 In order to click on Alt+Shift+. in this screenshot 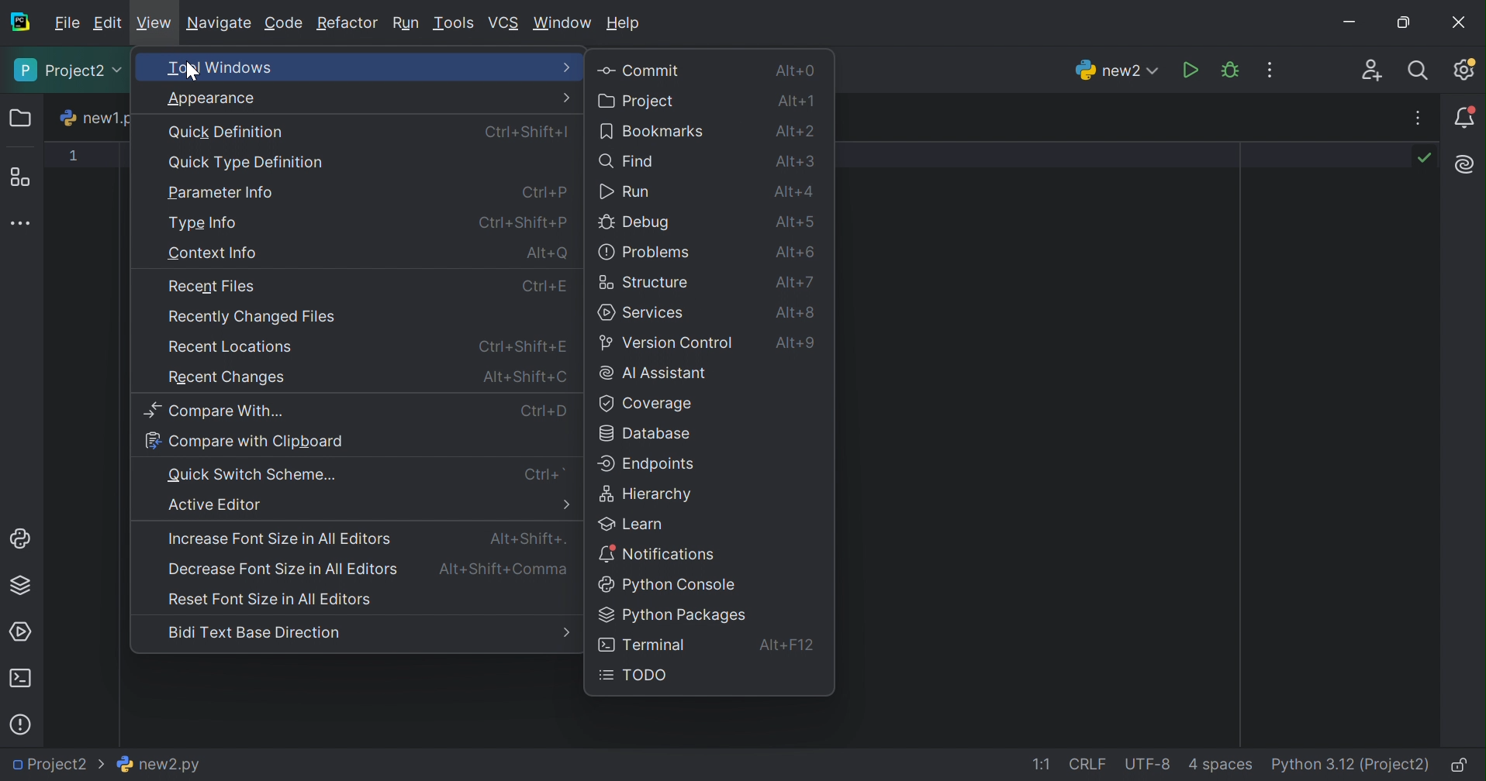, I will do `click(529, 539)`.